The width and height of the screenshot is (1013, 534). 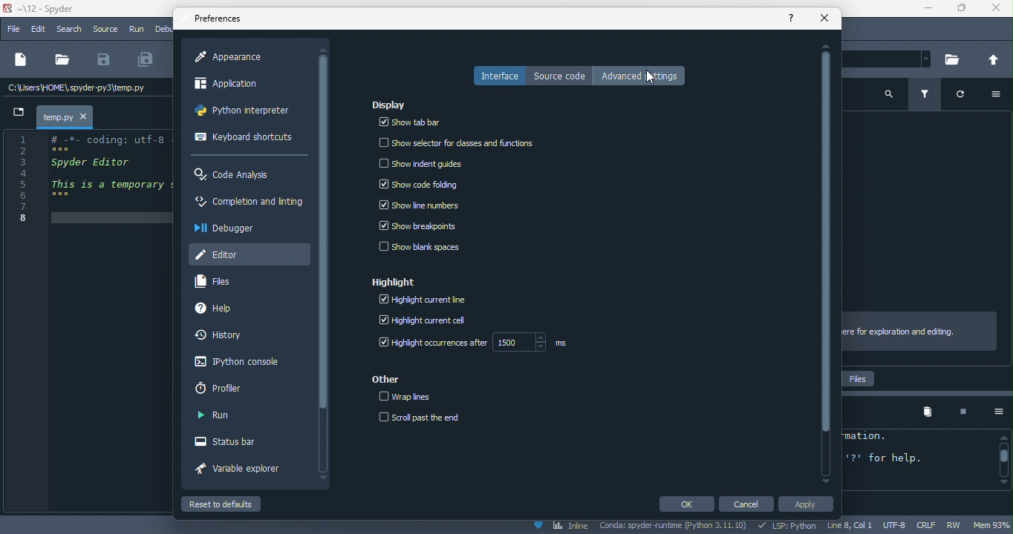 I want to click on appearance, so click(x=236, y=57).